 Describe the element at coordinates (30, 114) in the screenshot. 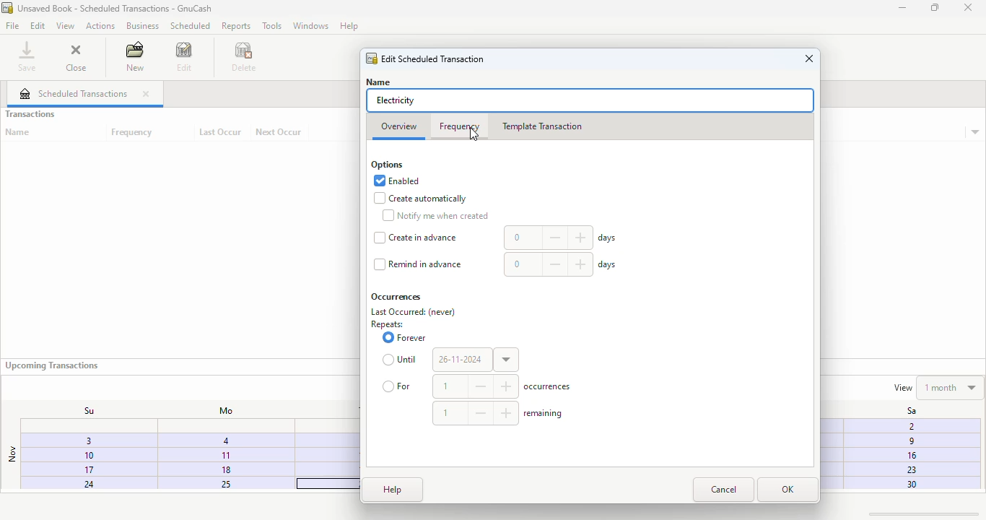

I see `transactions` at that location.